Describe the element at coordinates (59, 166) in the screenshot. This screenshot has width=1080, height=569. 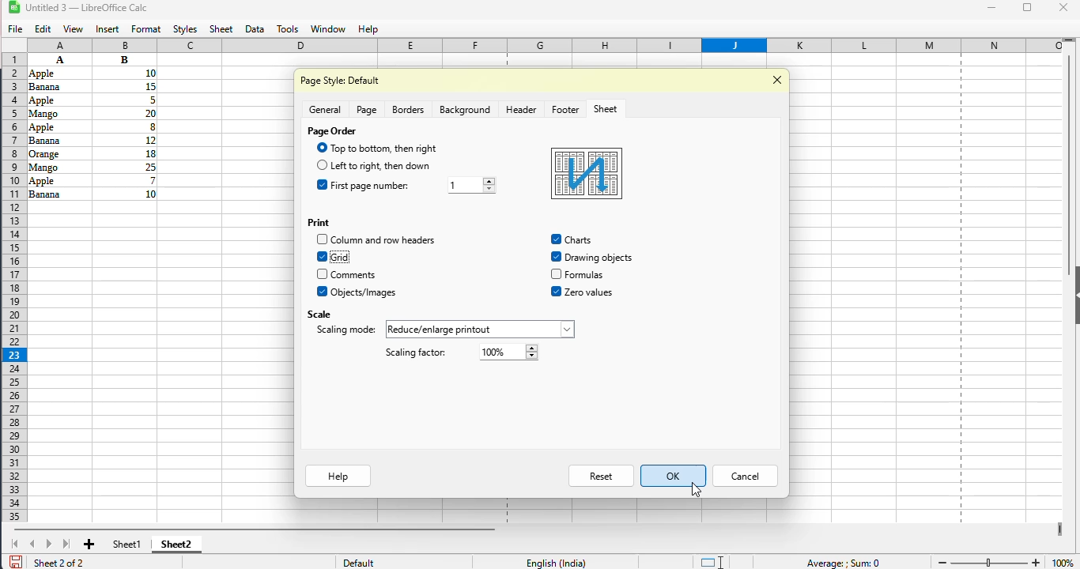
I see `` at that location.